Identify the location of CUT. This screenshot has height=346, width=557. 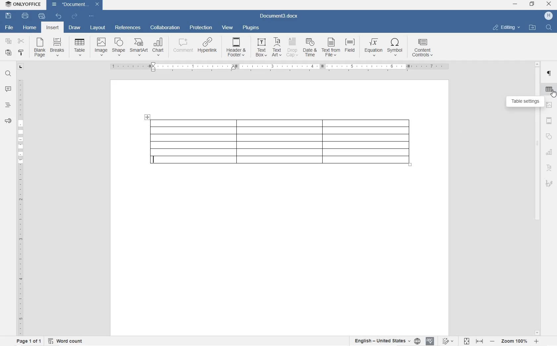
(21, 41).